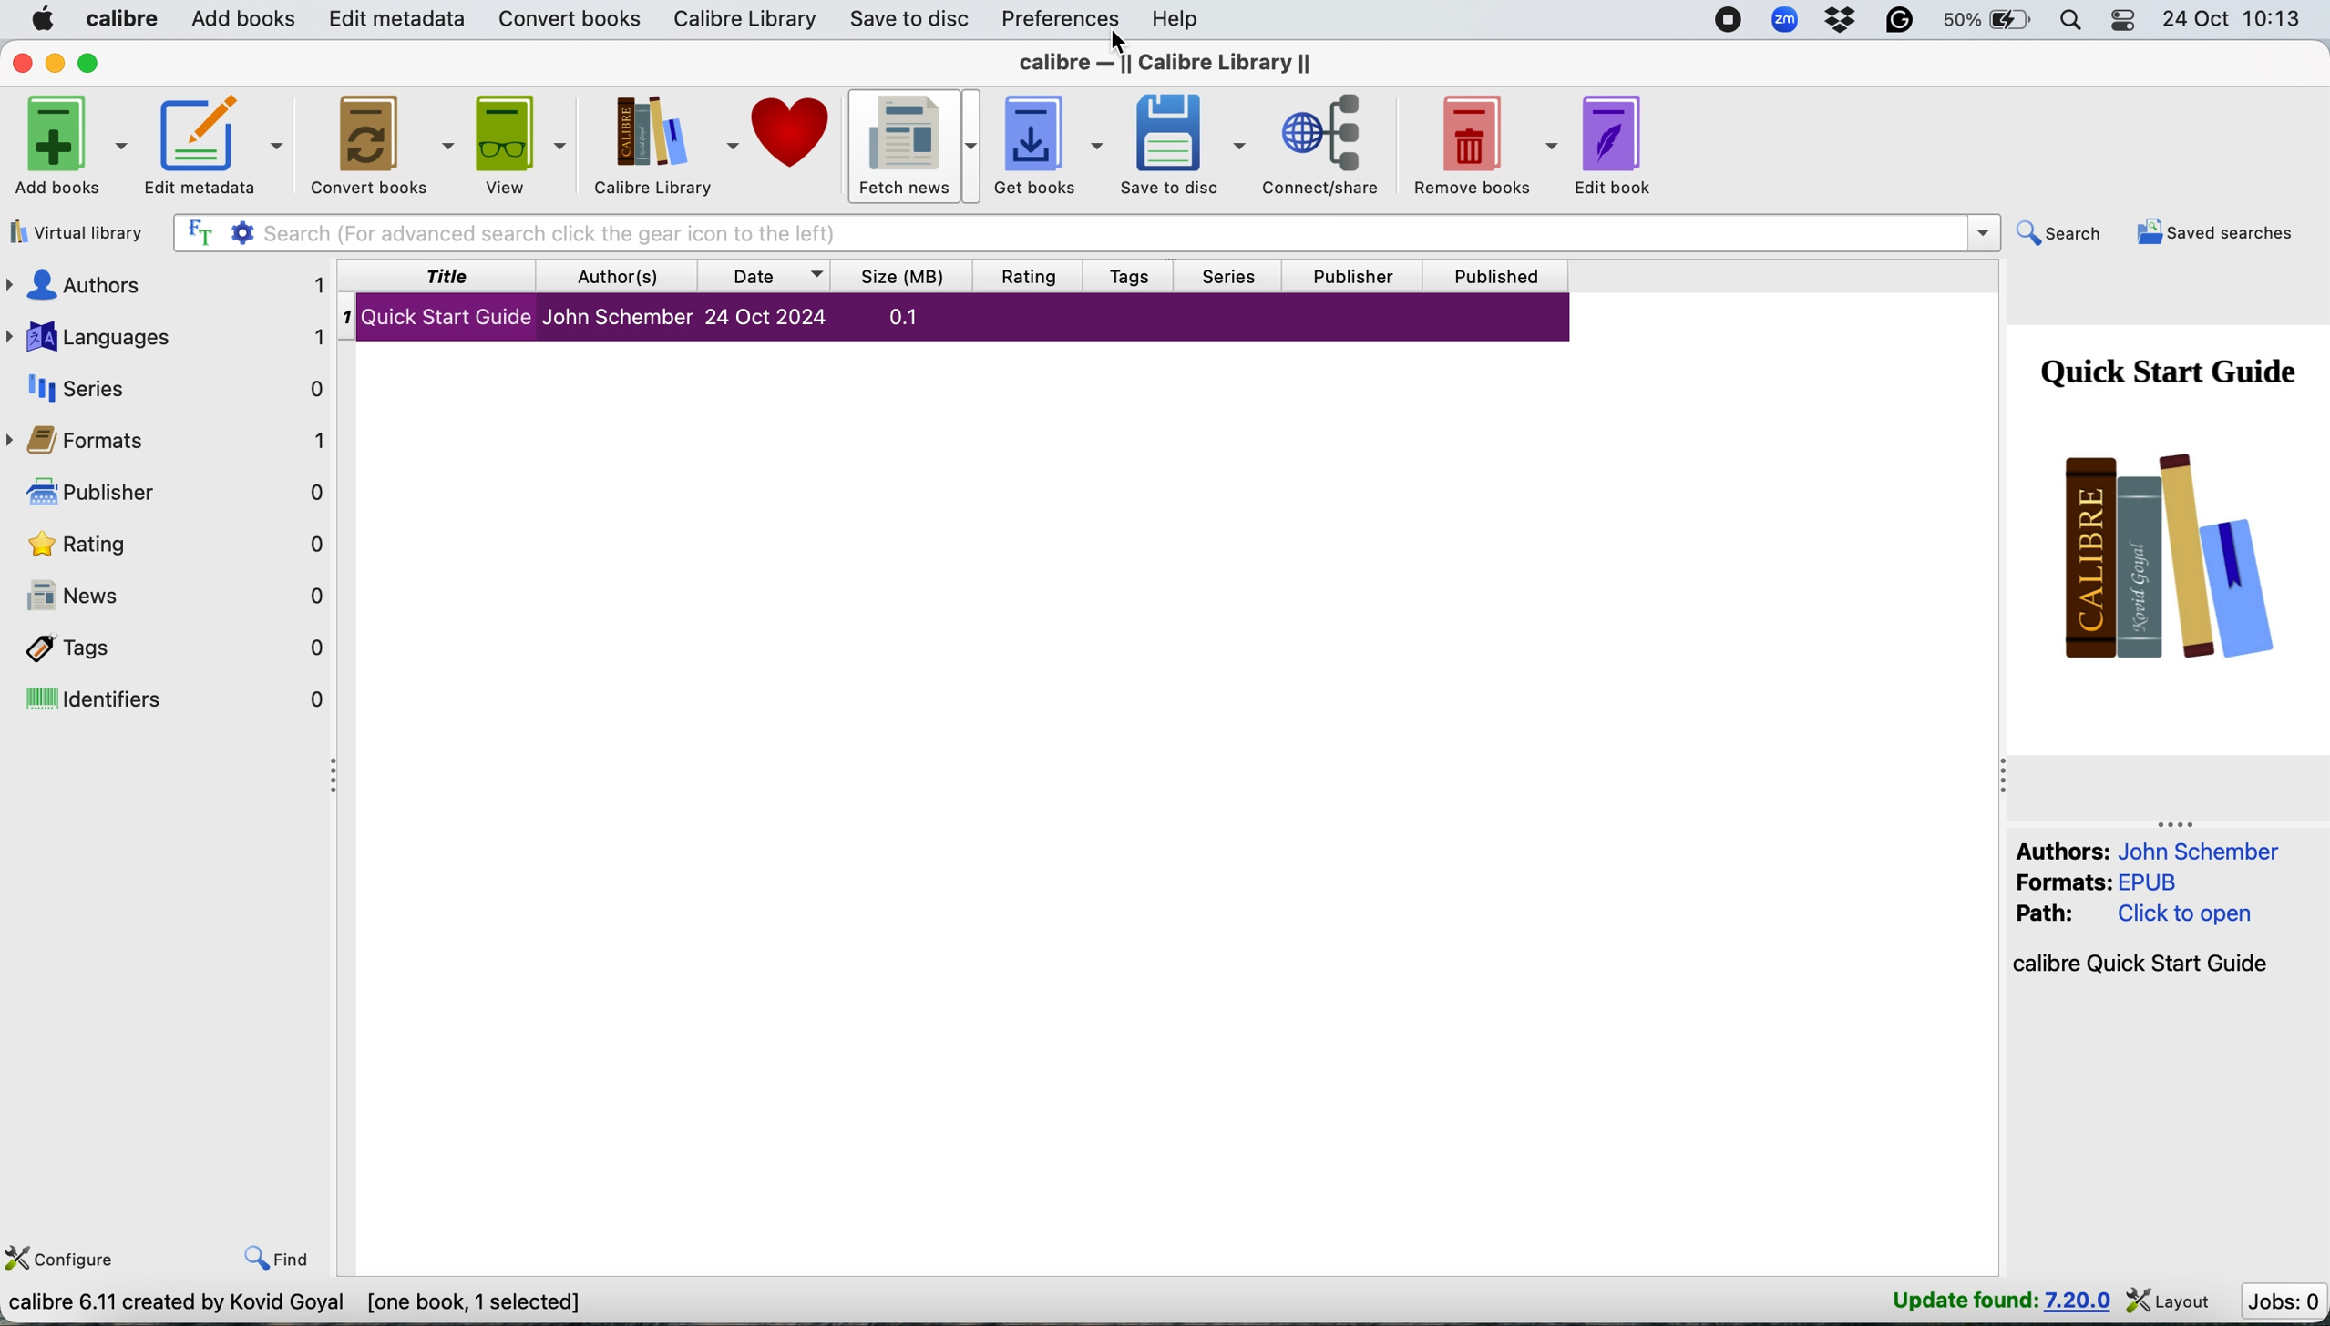 The image size is (2330, 1326). Describe the element at coordinates (1989, 23) in the screenshot. I see `battery` at that location.